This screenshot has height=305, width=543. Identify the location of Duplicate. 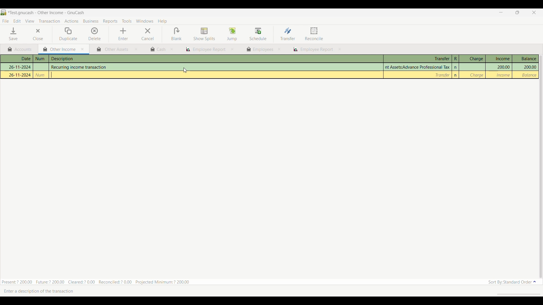
(68, 34).